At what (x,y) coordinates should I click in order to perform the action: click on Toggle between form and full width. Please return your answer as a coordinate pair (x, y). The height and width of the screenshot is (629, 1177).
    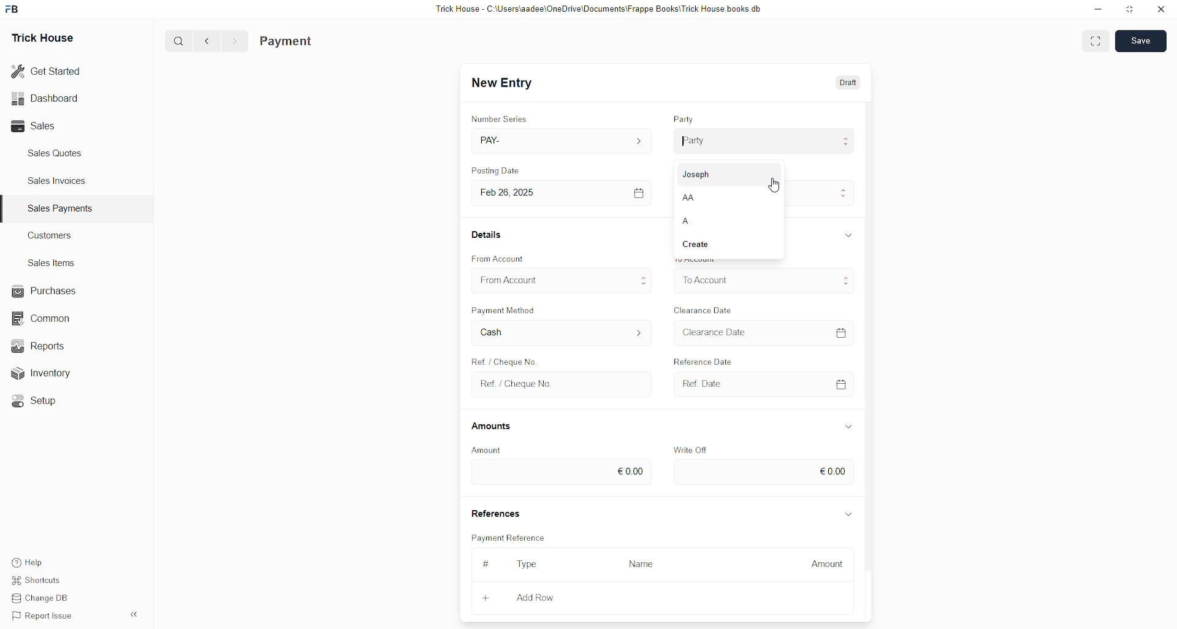
    Looking at the image, I should click on (1095, 43).